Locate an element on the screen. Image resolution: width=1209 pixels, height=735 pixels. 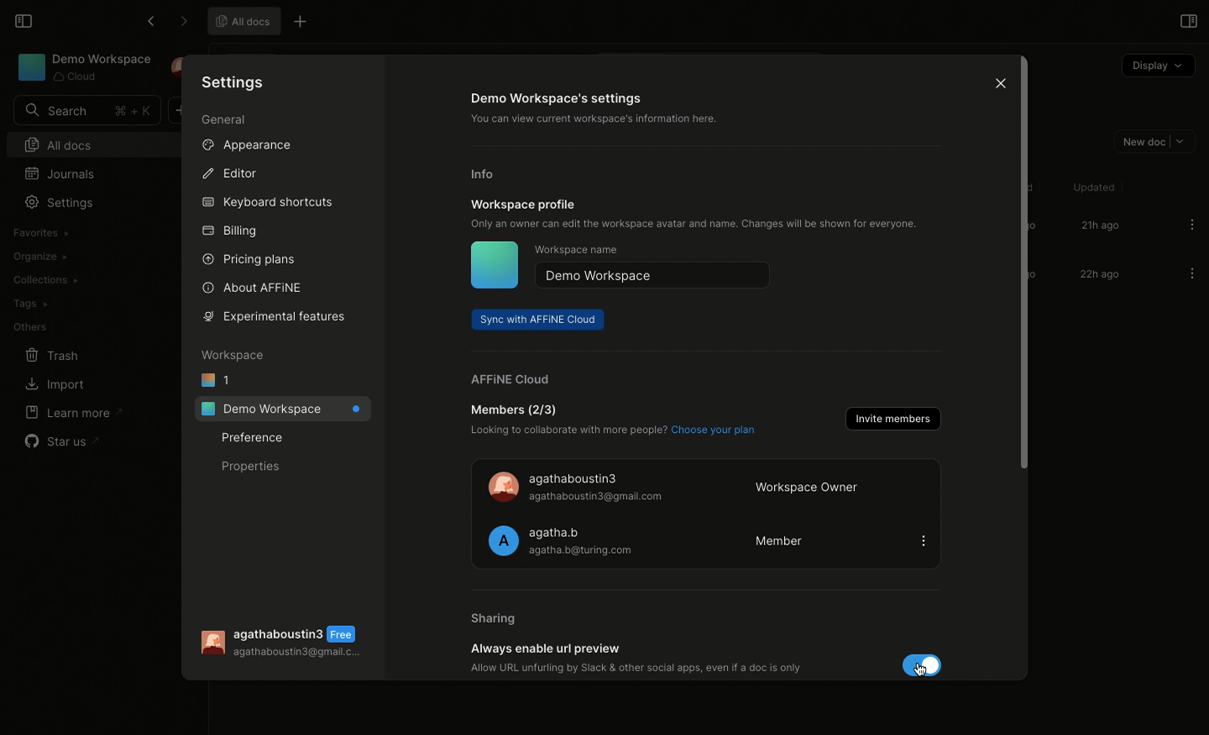
Settings is located at coordinates (58, 202).